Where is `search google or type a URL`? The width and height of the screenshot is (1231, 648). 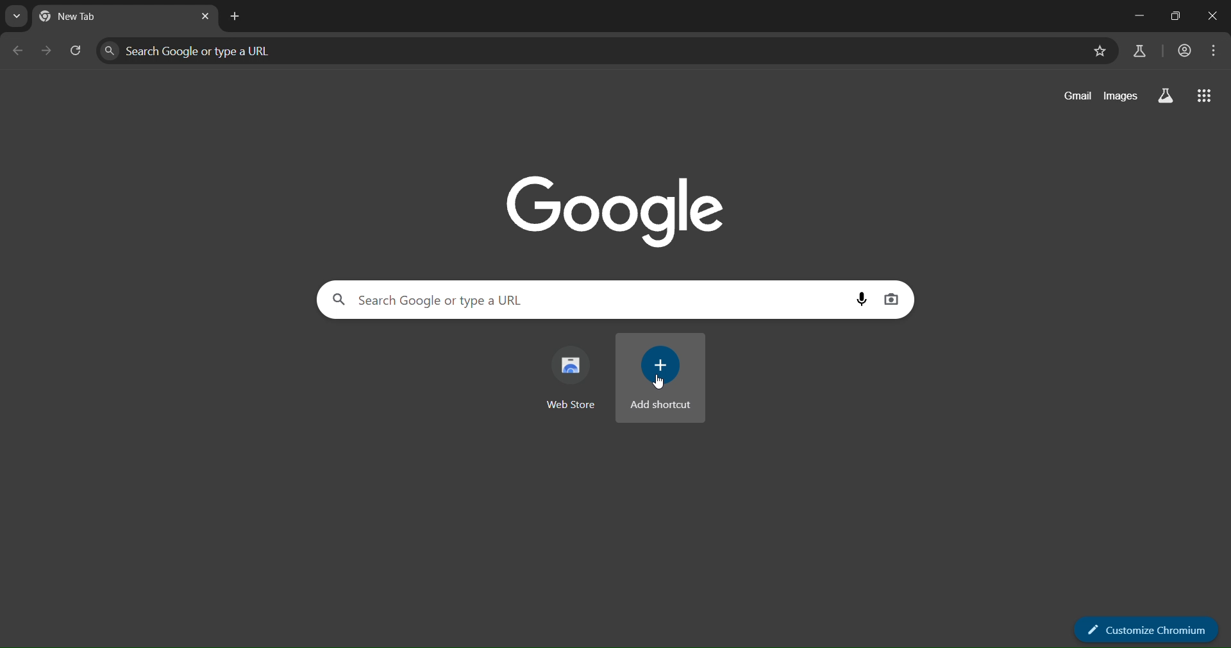
search google or type a URL is located at coordinates (590, 52).